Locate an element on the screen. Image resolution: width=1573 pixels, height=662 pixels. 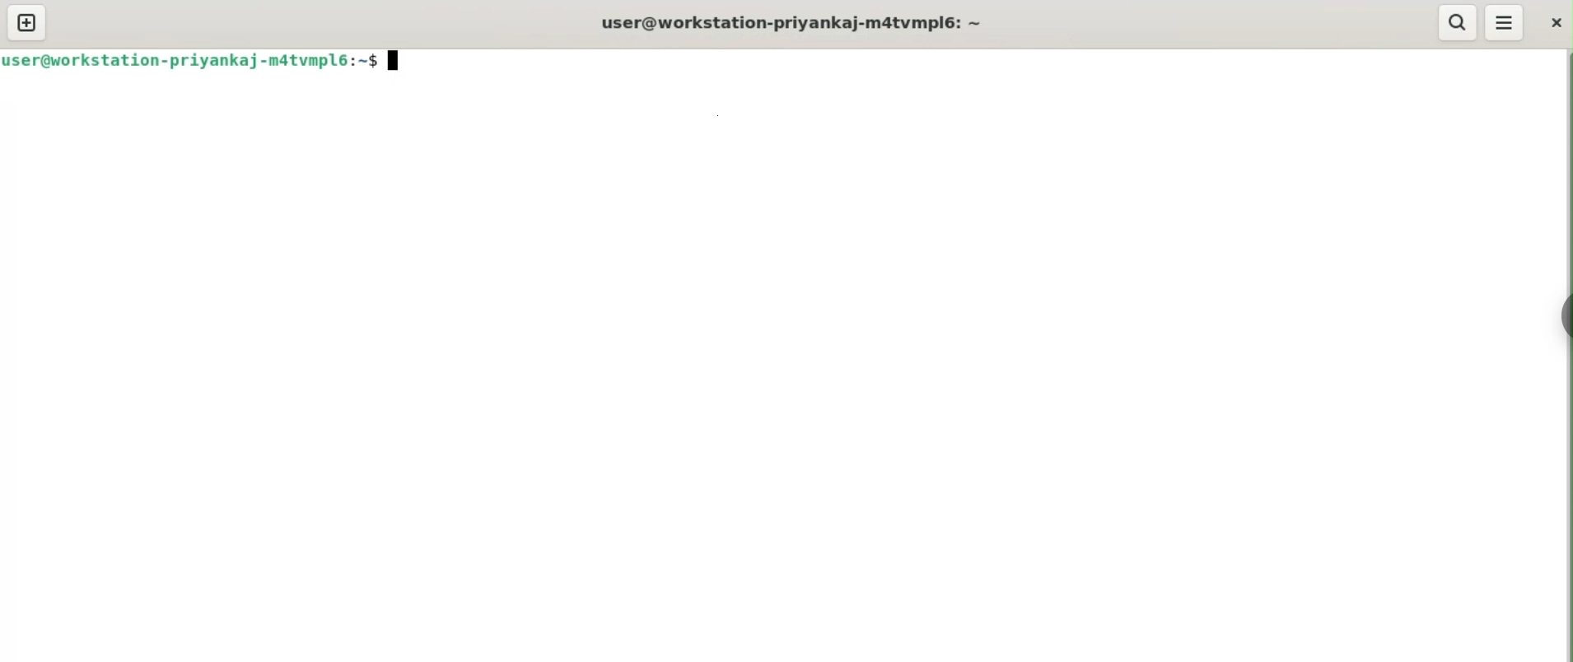
close is located at coordinates (1553, 22).